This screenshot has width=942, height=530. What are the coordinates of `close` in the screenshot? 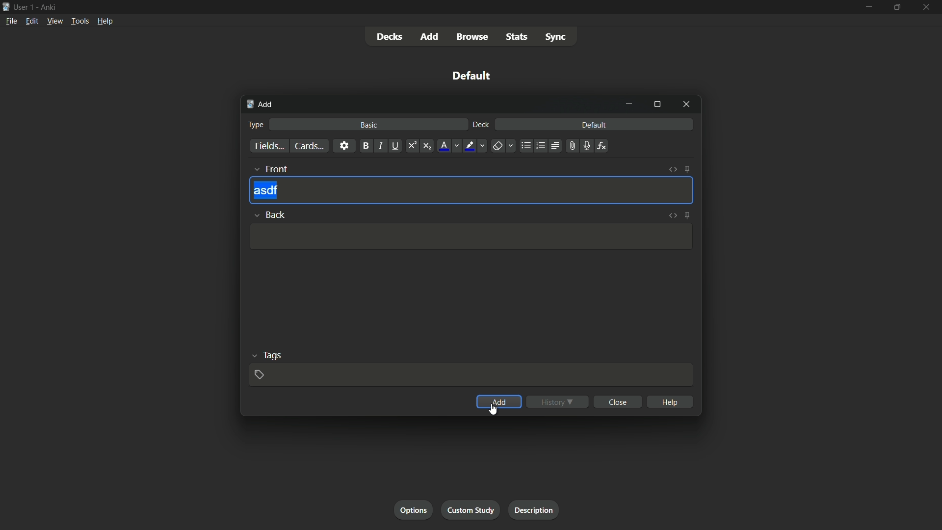 It's located at (618, 401).